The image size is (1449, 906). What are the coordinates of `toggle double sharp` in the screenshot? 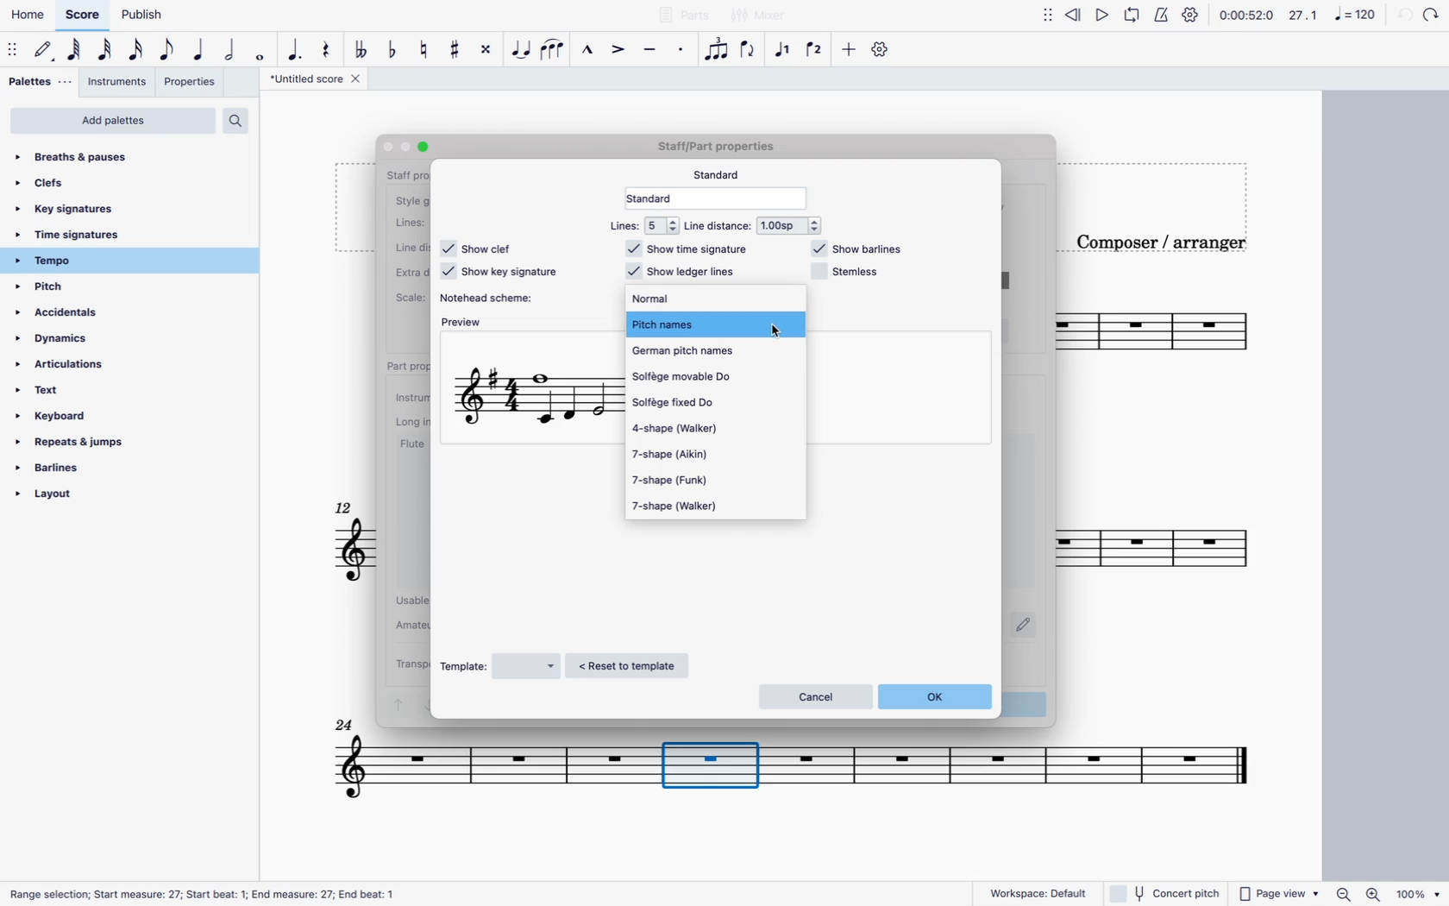 It's located at (484, 49).